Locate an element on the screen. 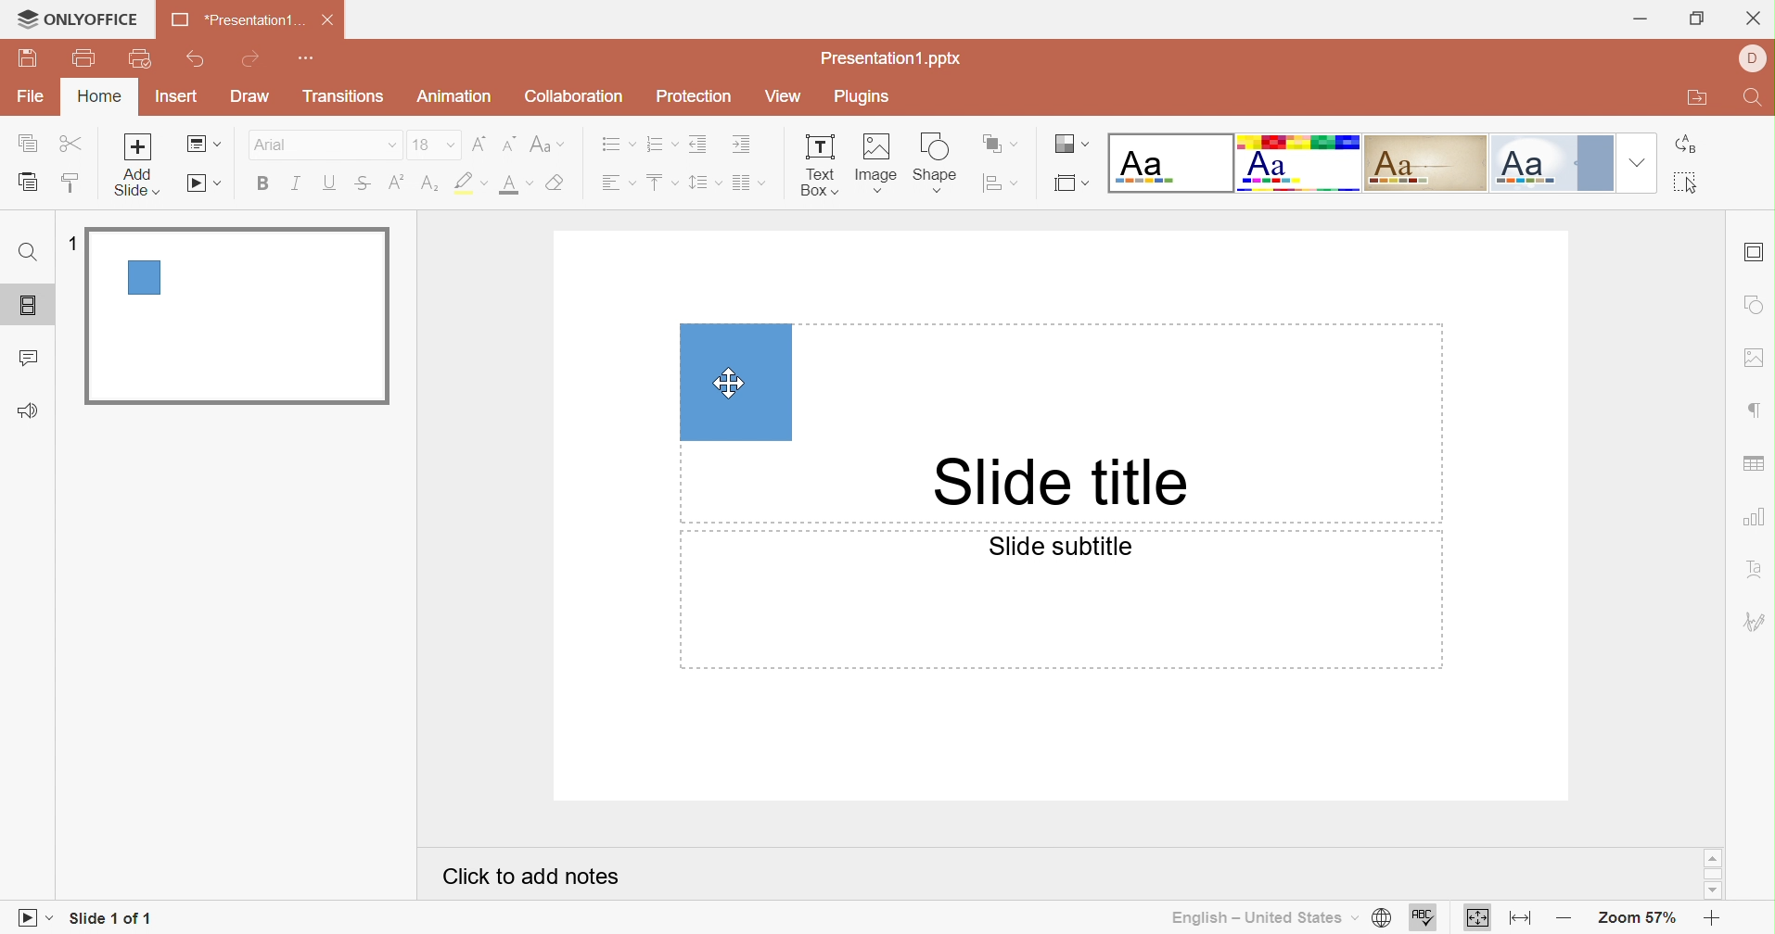 The image size is (1775, 934). File is located at coordinates (33, 94).